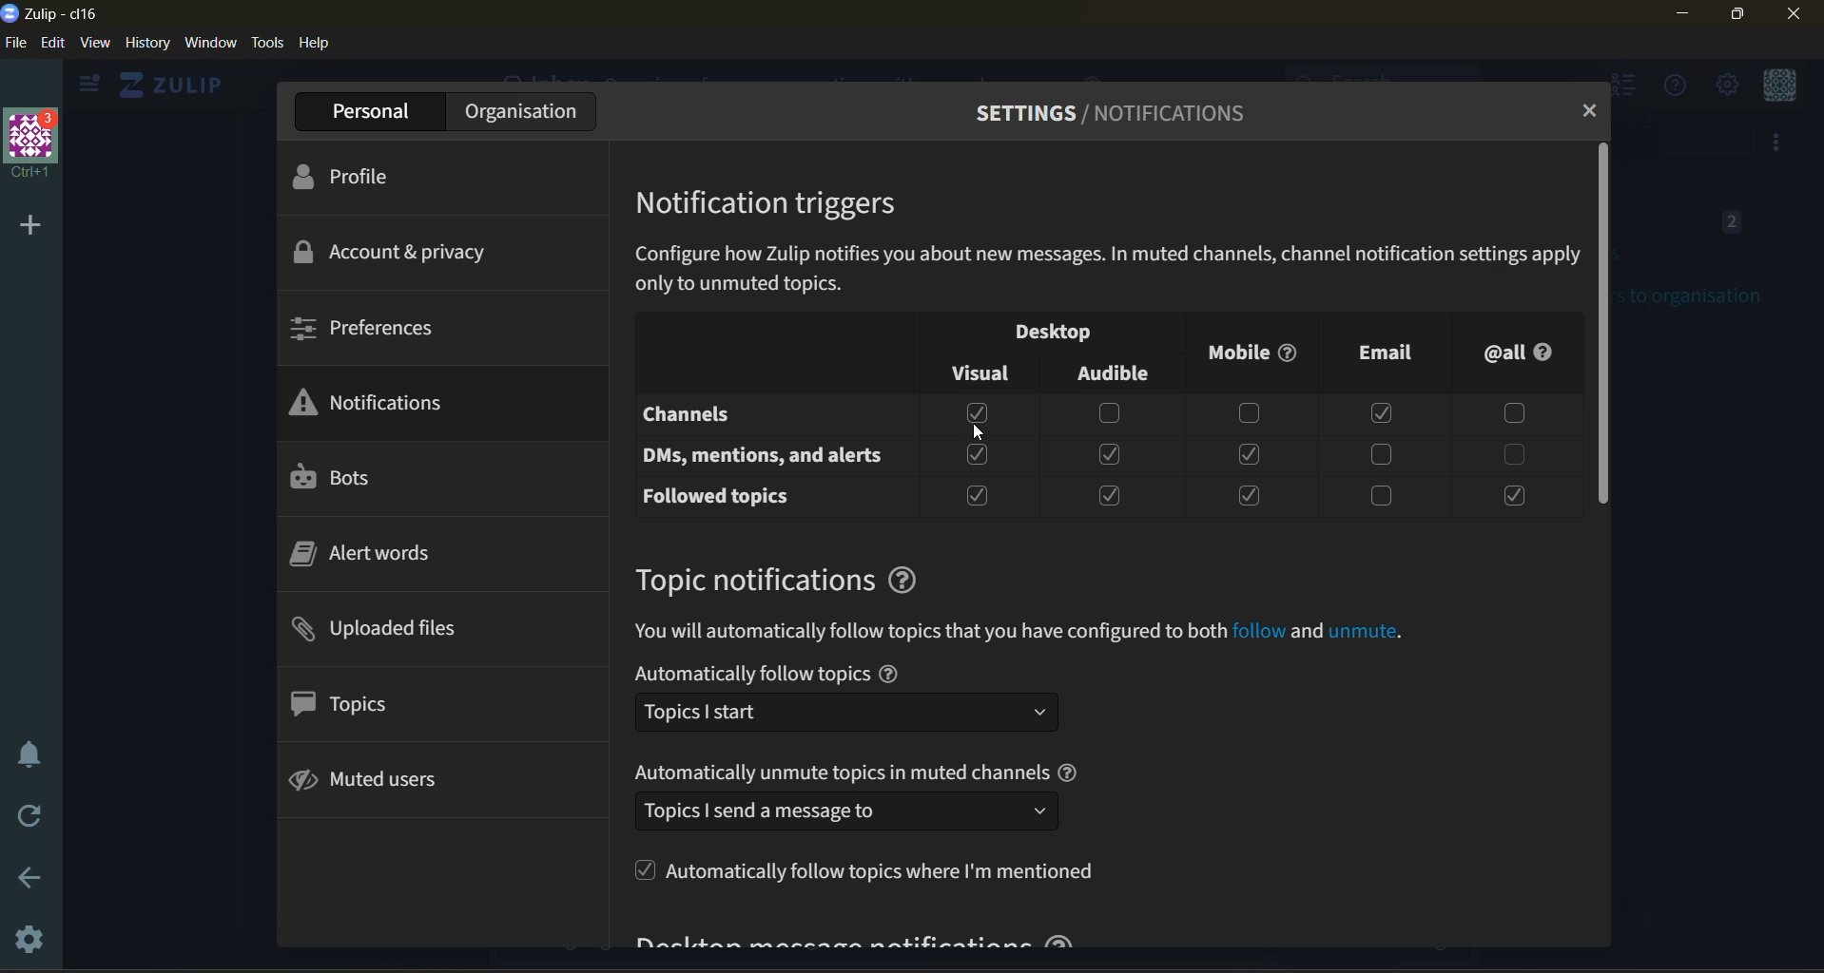 This screenshot has width=1824, height=973. Describe the element at coordinates (376, 111) in the screenshot. I see `personal` at that location.